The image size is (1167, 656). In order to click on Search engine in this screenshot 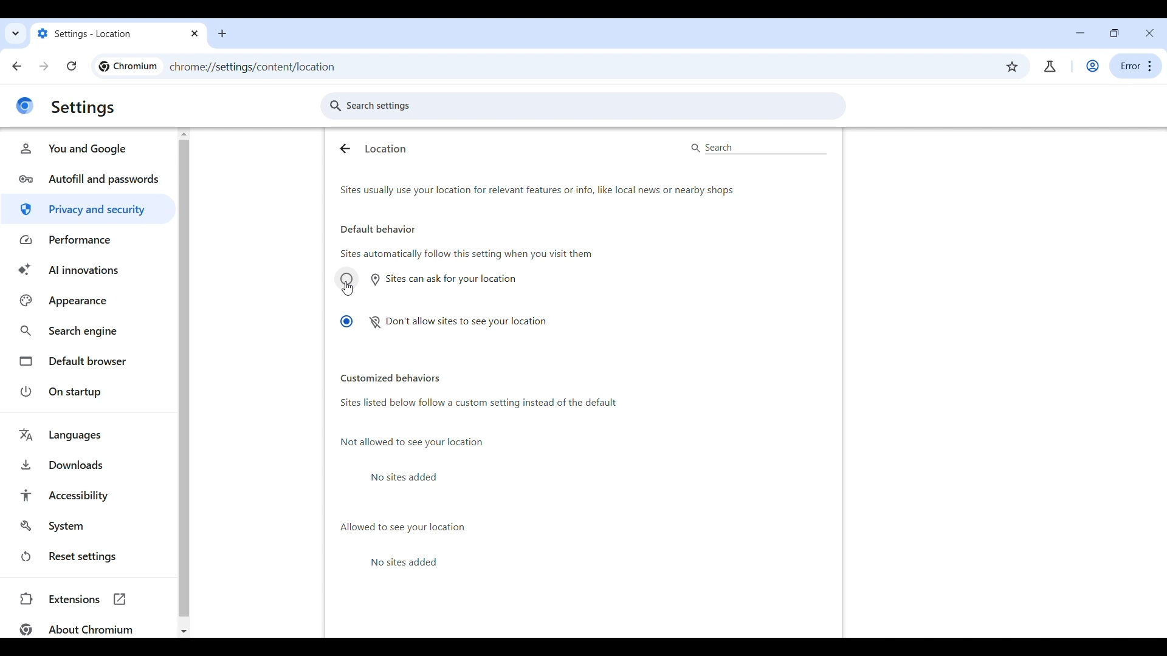, I will do `click(88, 330)`.